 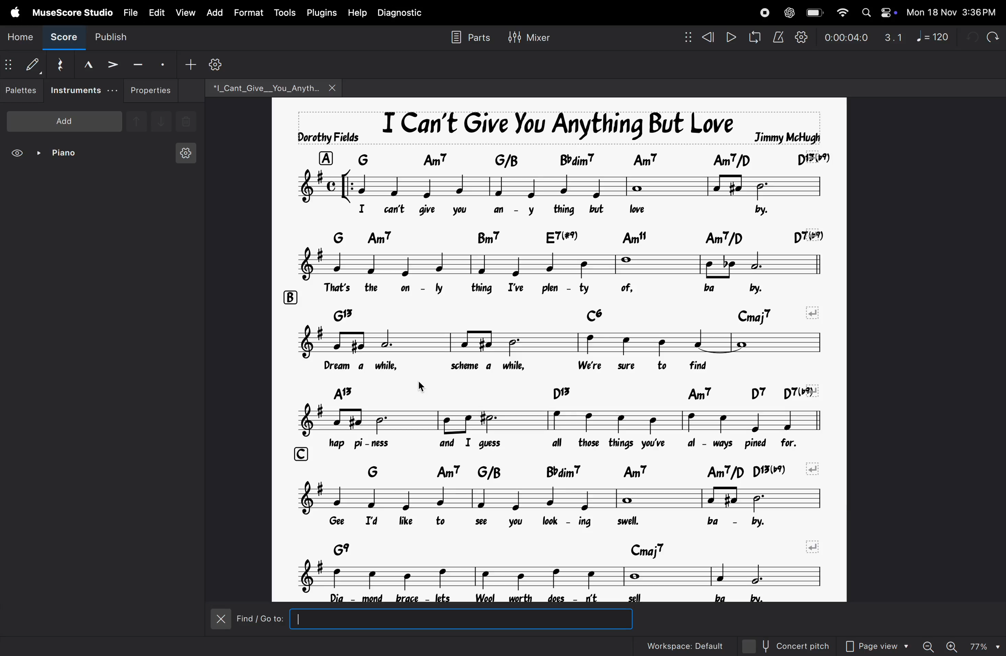 I want to click on lyrics, so click(x=558, y=210).